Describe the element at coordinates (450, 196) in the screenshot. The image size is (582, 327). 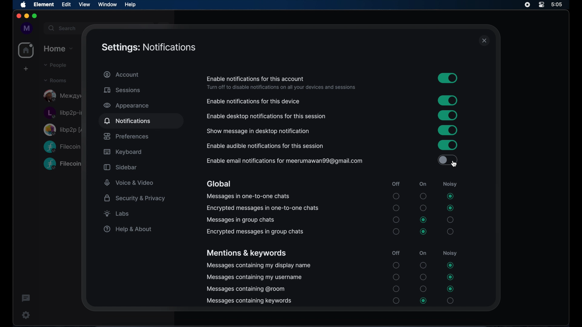
I see `radio button` at that location.